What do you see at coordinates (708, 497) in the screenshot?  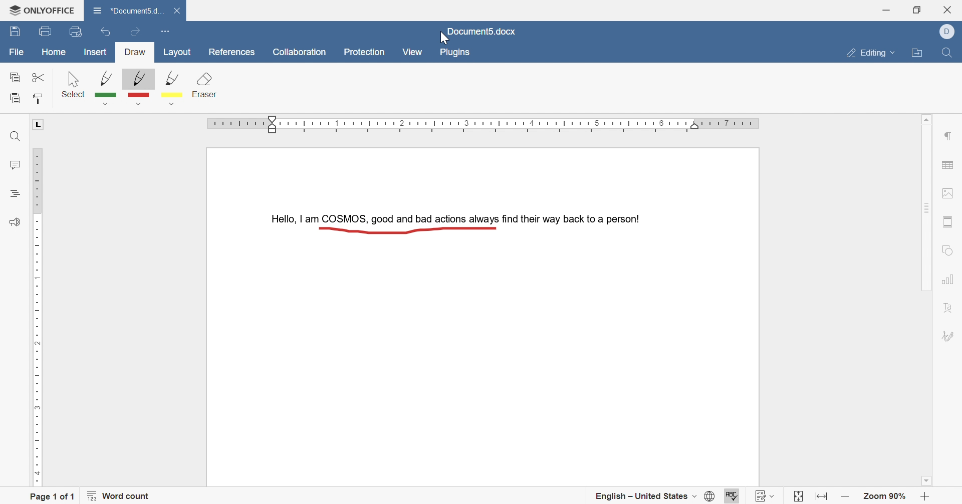 I see `set document language` at bounding box center [708, 497].